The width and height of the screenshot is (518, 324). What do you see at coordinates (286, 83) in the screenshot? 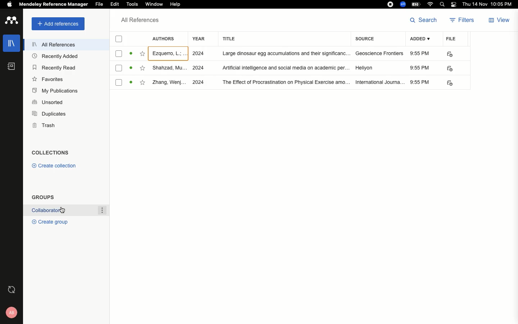
I see `TITLE` at bounding box center [286, 83].